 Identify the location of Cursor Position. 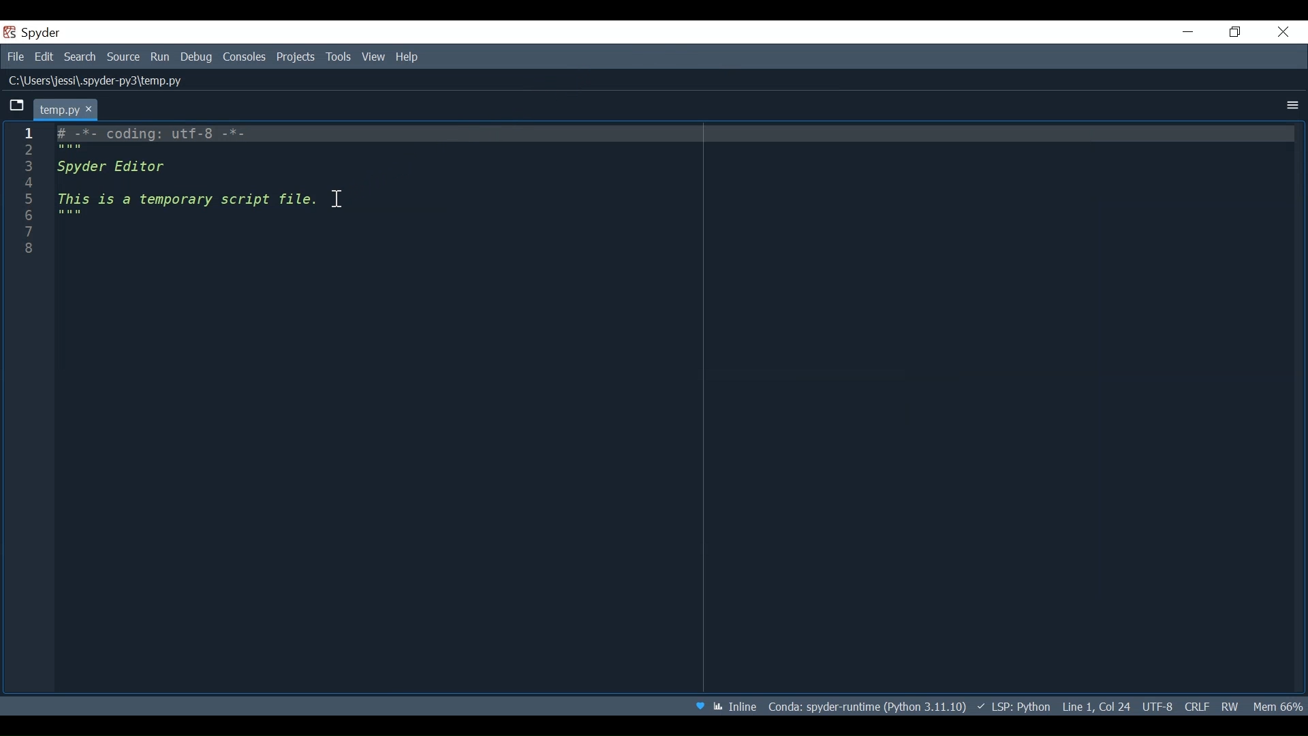
(1097, 707).